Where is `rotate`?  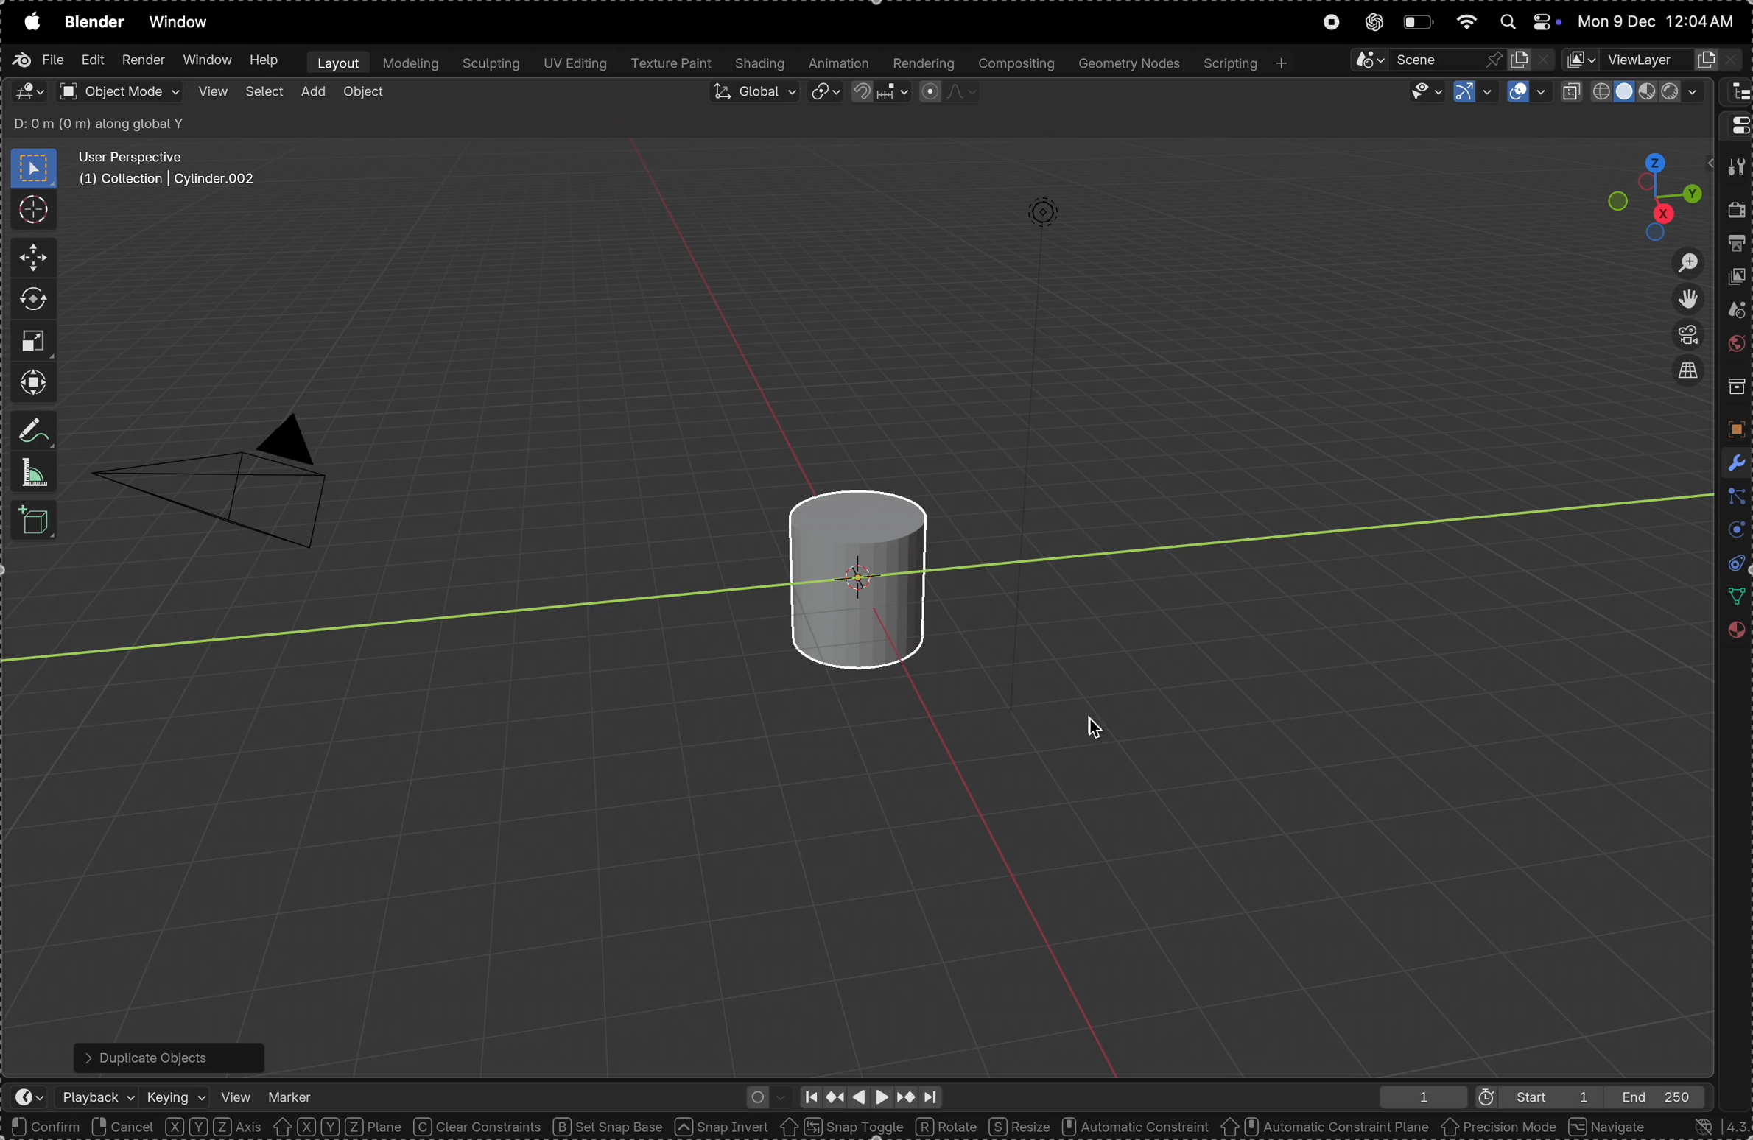 rotate is located at coordinates (949, 1125).